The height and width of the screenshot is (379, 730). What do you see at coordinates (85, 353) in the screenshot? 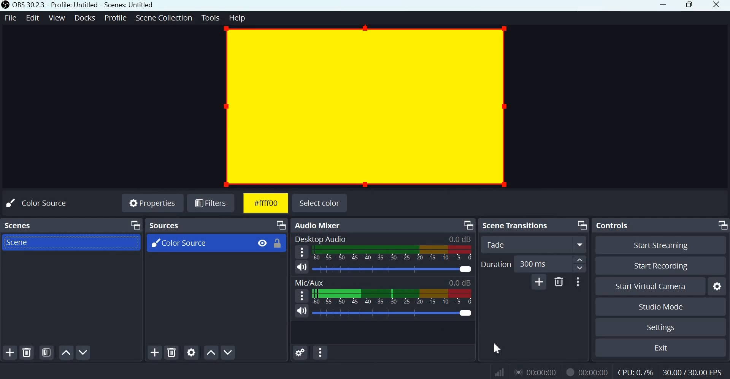
I see `Move scene down` at bounding box center [85, 353].